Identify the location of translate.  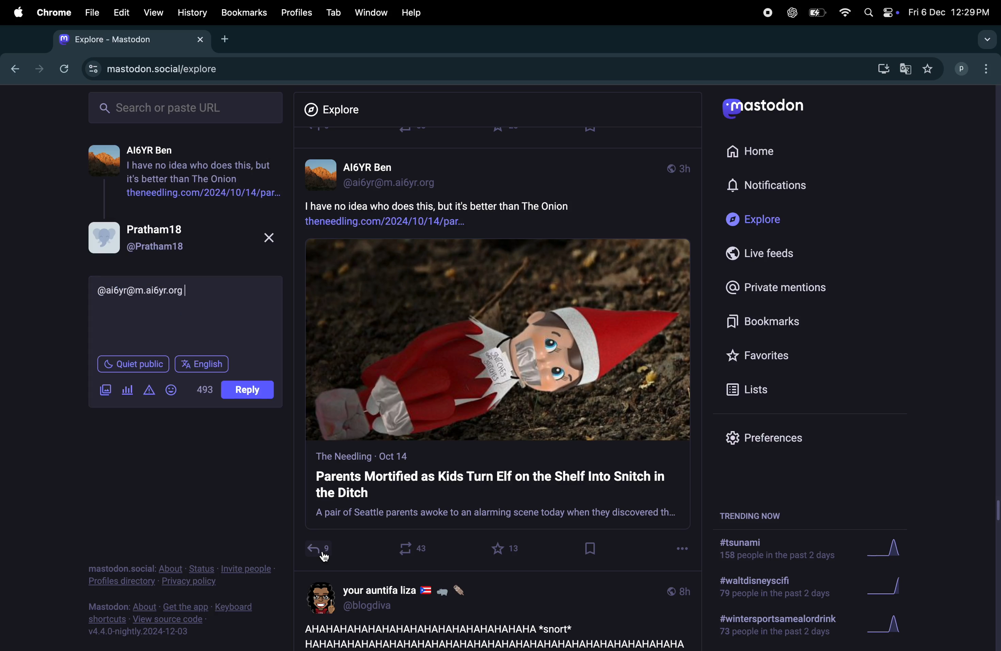
(906, 70).